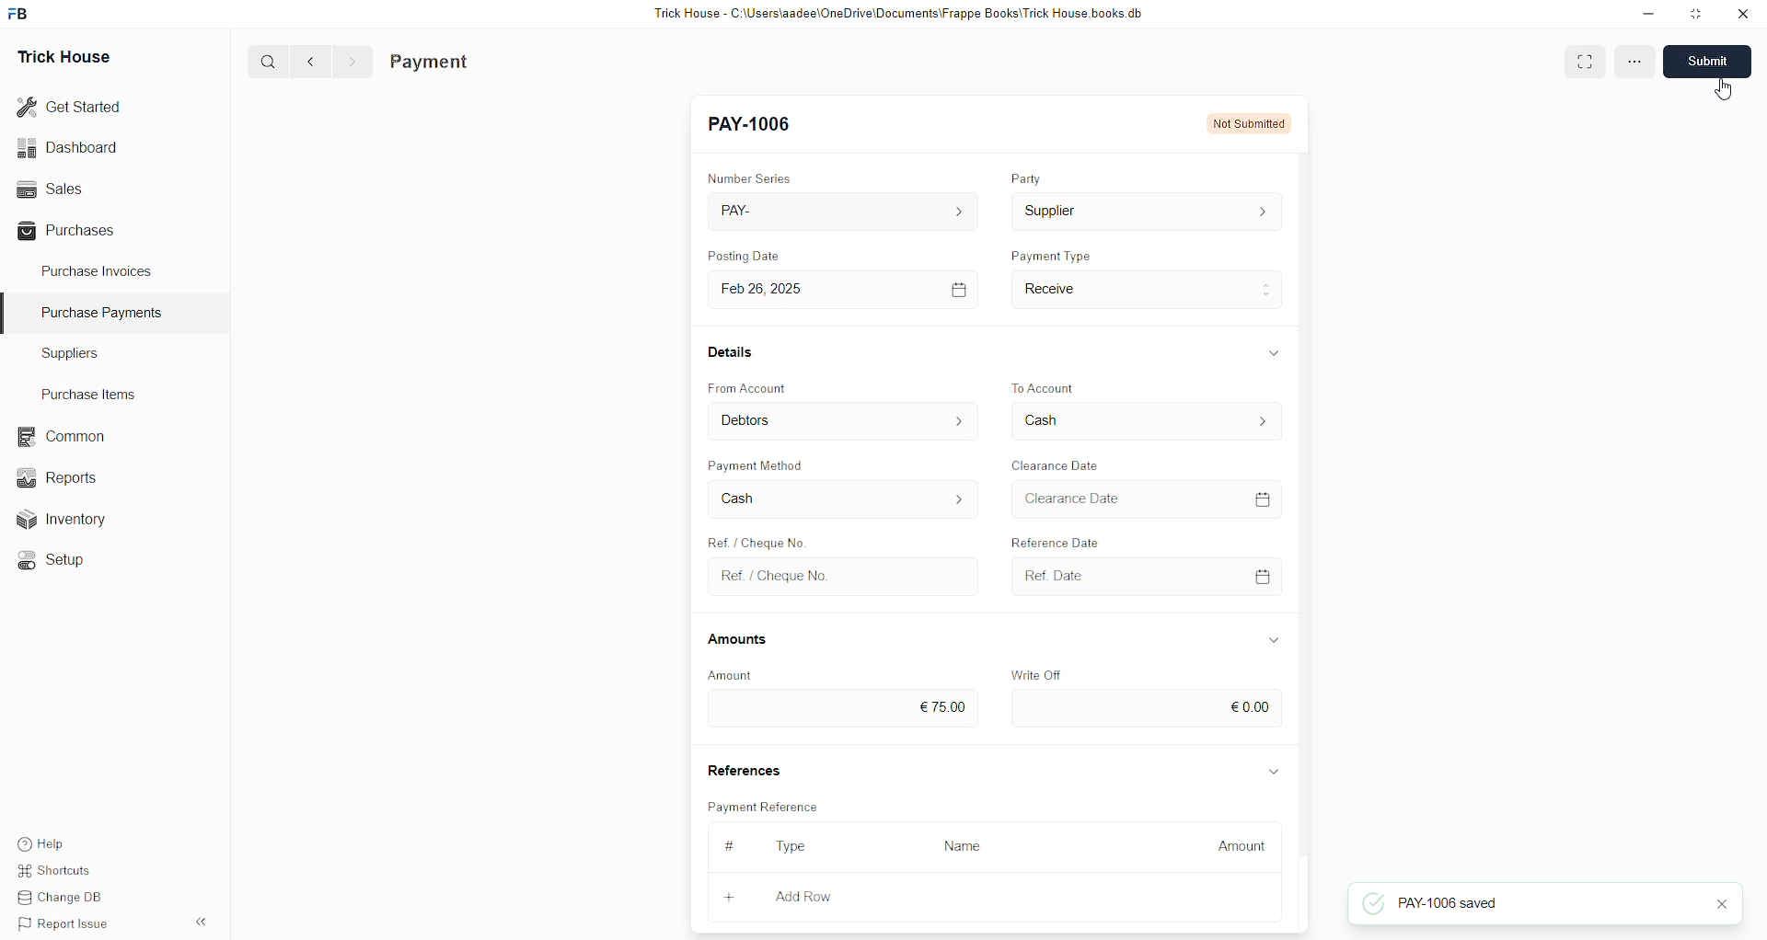 This screenshot has width=1767, height=940. Describe the element at coordinates (55, 871) in the screenshot. I see `Shortcuts` at that location.